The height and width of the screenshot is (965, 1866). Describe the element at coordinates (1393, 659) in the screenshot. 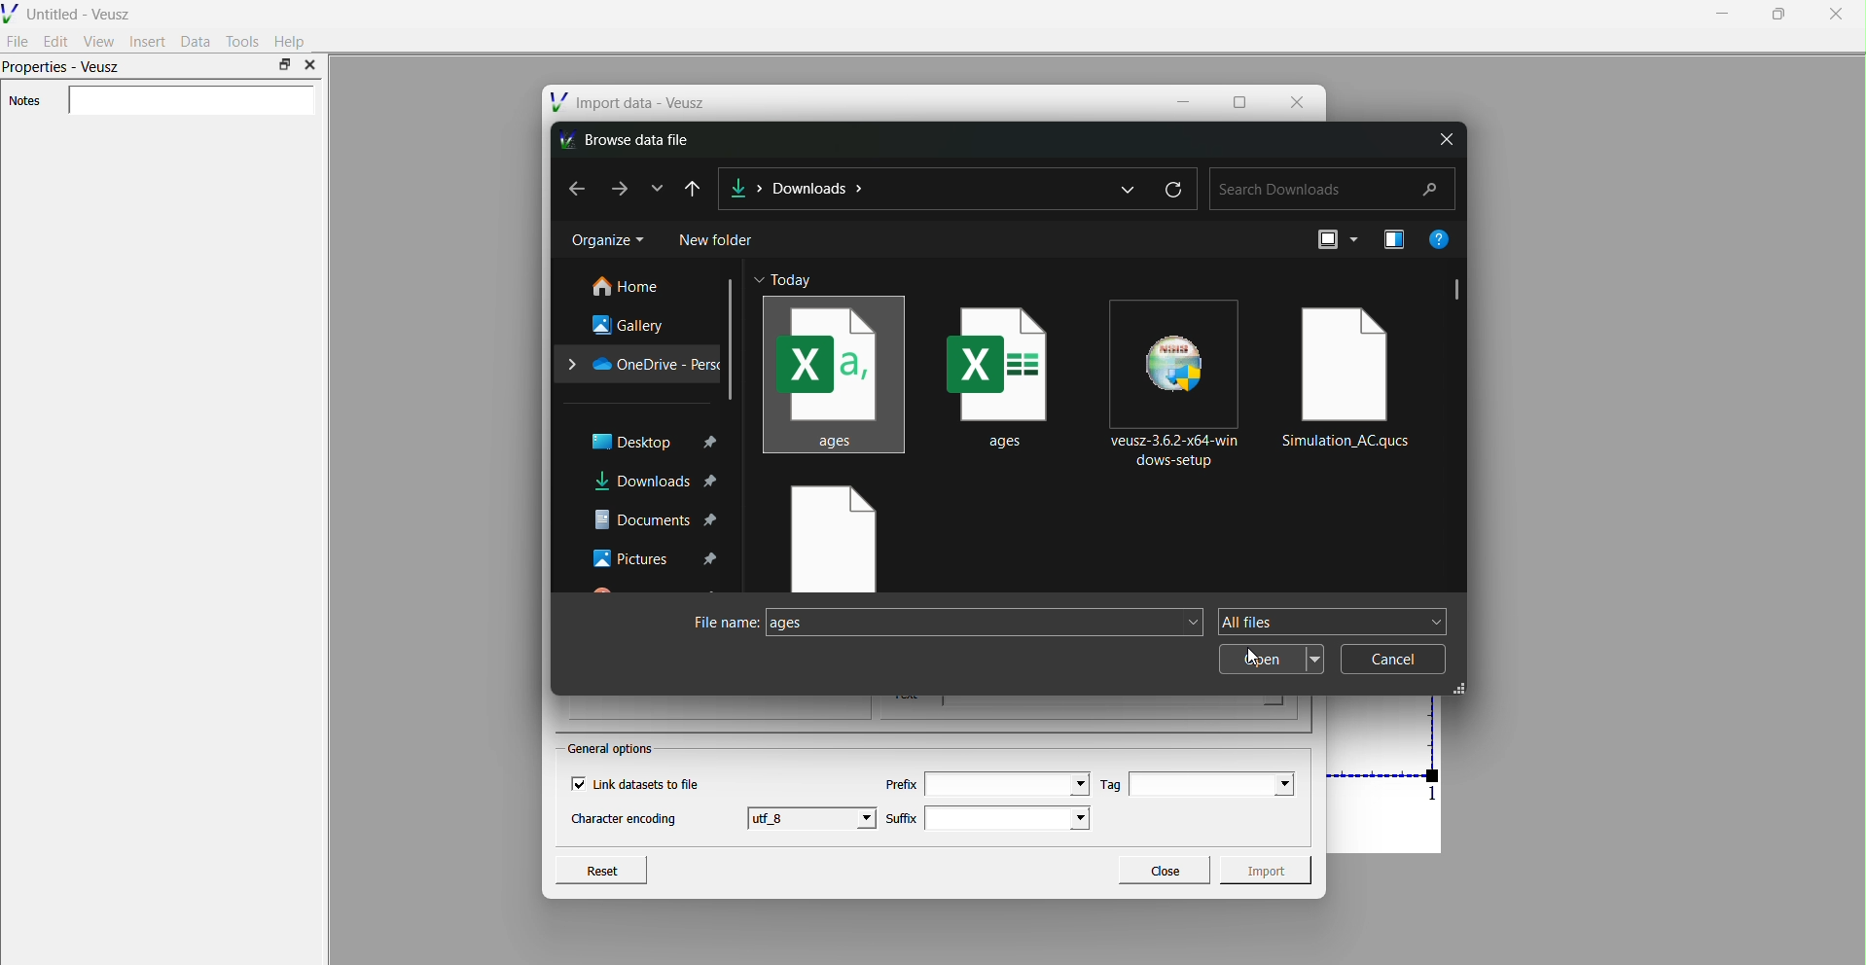

I see `Cancel` at that location.